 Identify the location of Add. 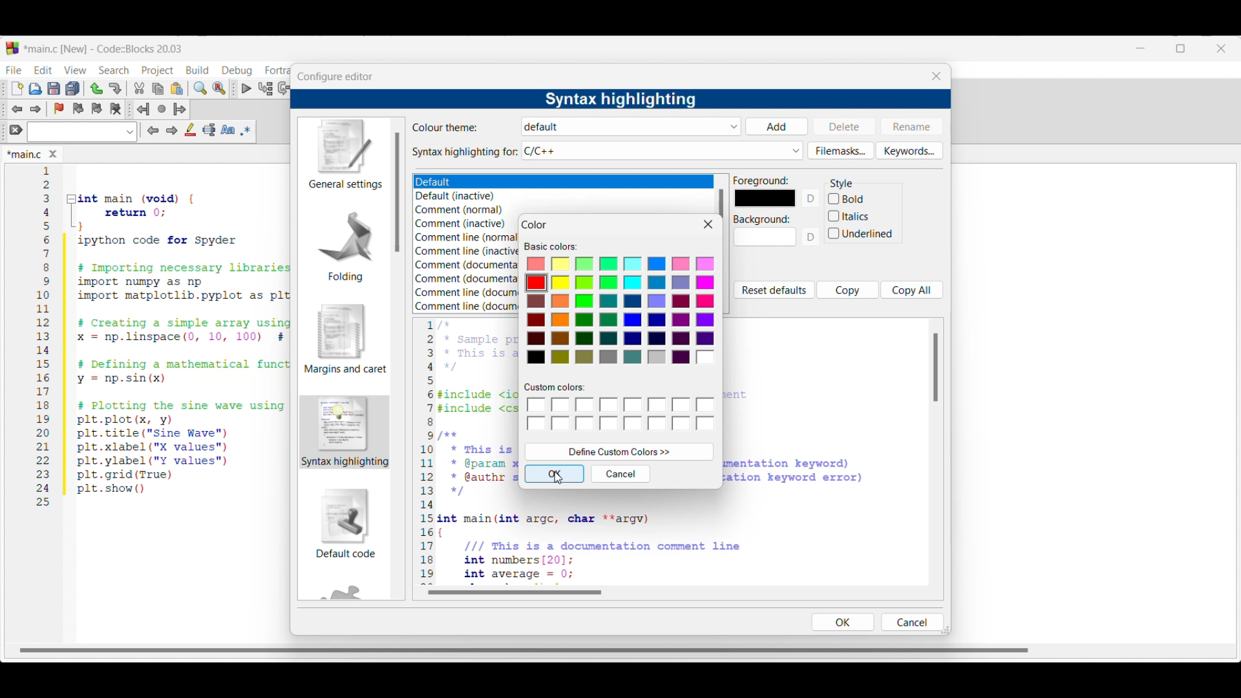
(776, 127).